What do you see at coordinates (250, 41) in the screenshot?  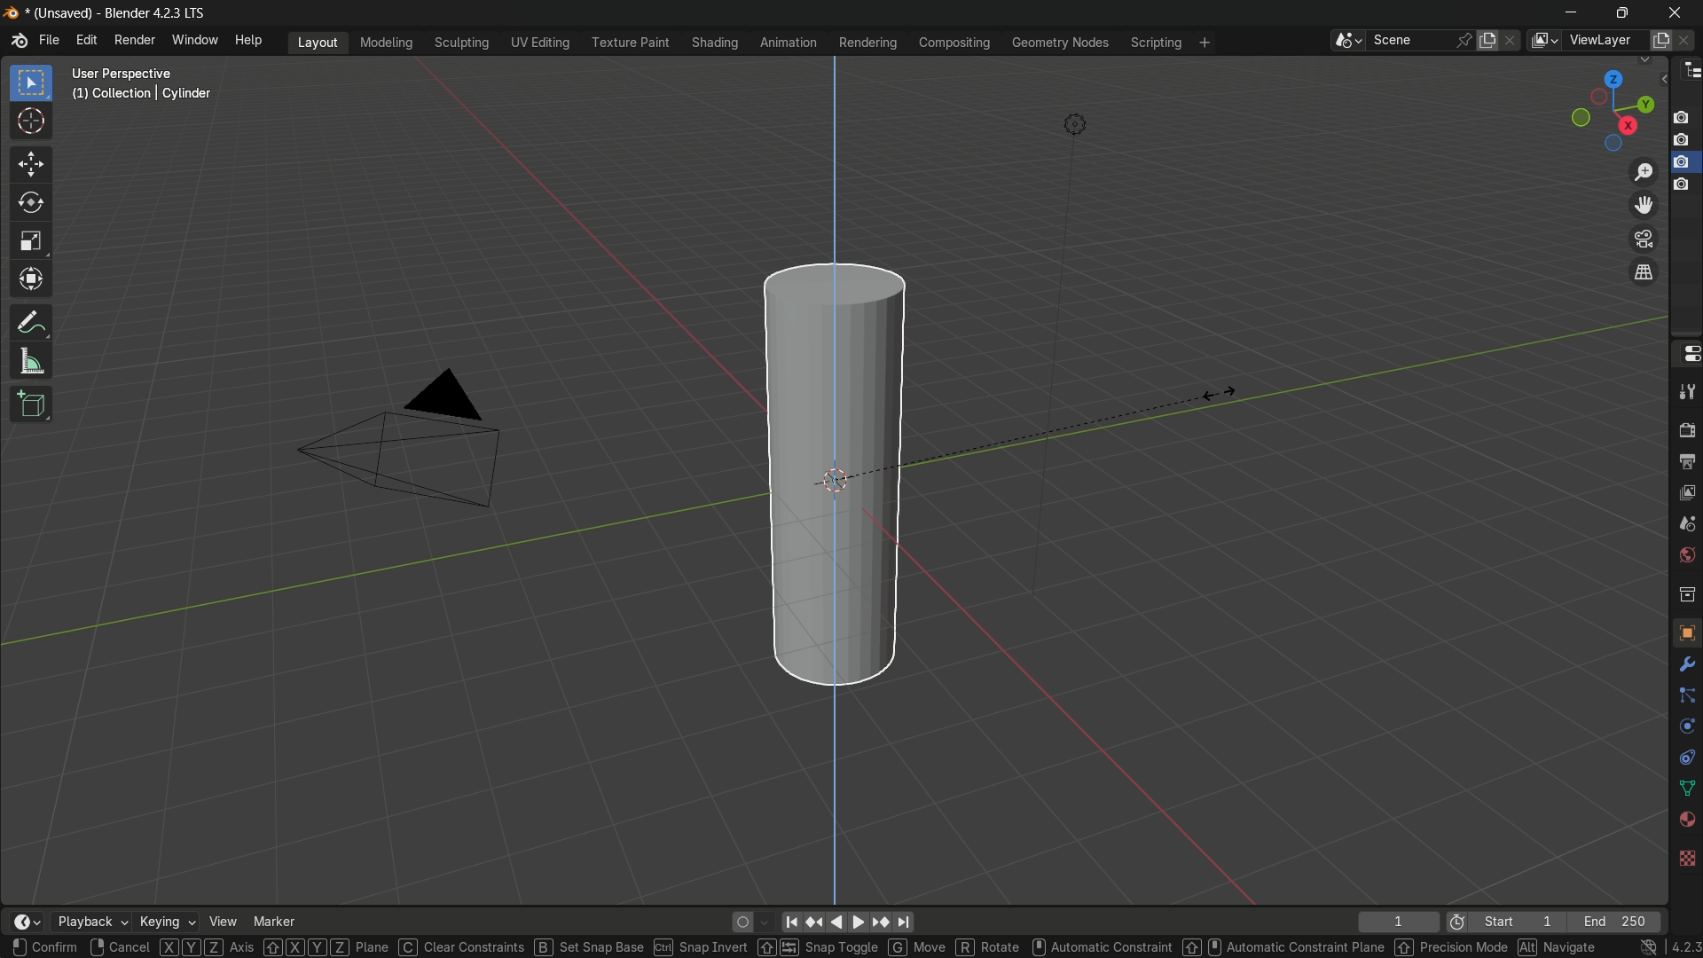 I see `help menu` at bounding box center [250, 41].